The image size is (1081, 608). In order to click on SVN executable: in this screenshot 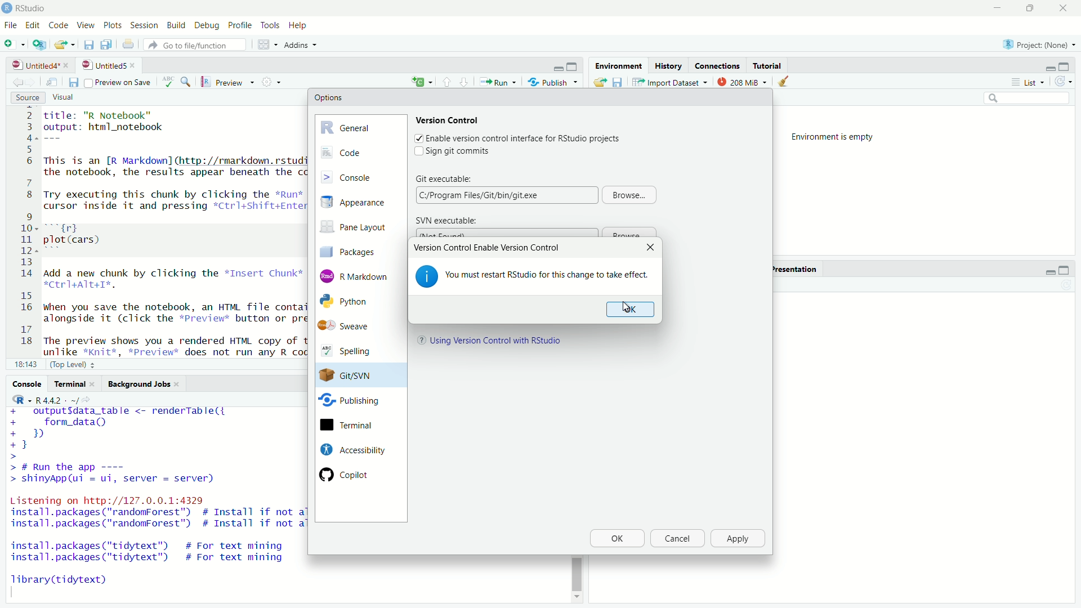, I will do `click(446, 221)`.